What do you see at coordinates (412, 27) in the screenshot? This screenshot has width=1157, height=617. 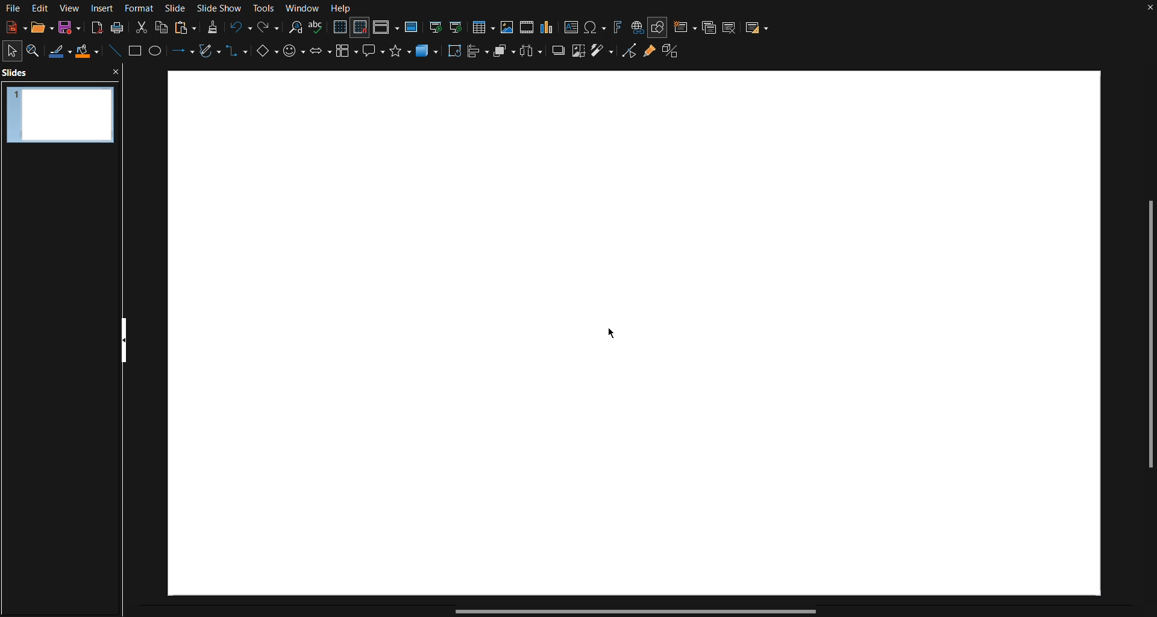 I see `Master Slide` at bounding box center [412, 27].